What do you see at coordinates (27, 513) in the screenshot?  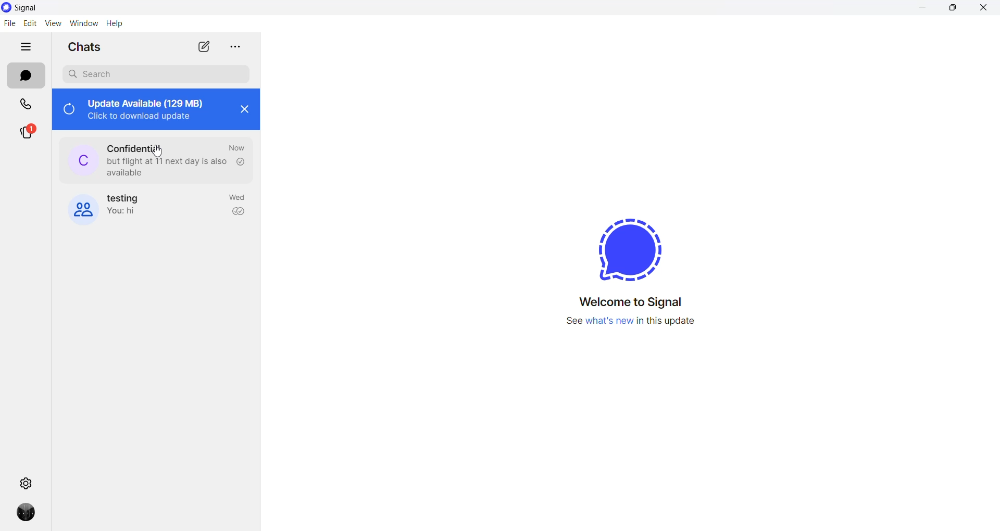 I see `profile` at bounding box center [27, 513].